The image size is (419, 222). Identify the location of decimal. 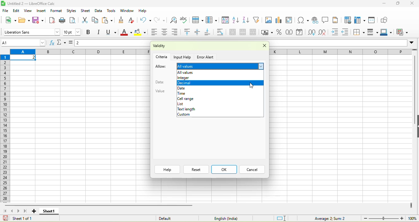
(220, 83).